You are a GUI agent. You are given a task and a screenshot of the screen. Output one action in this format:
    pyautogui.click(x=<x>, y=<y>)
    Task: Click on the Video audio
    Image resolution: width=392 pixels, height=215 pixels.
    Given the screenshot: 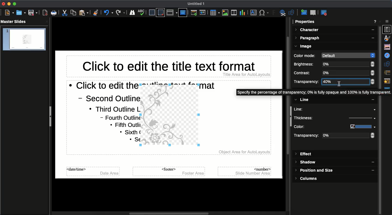 What is the action you would take?
    pyautogui.click(x=233, y=13)
    